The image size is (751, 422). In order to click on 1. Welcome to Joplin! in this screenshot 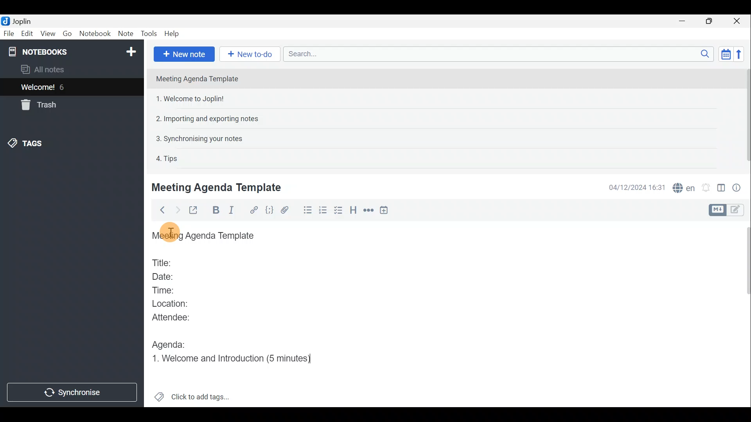, I will do `click(192, 98)`.